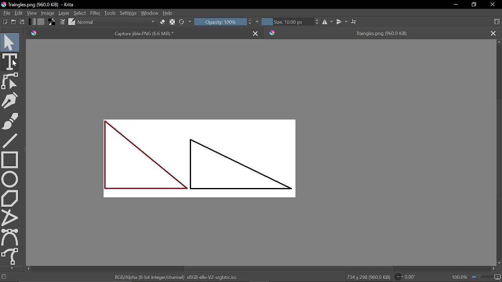  Describe the element at coordinates (11, 268) in the screenshot. I see `Move down in tools` at that location.